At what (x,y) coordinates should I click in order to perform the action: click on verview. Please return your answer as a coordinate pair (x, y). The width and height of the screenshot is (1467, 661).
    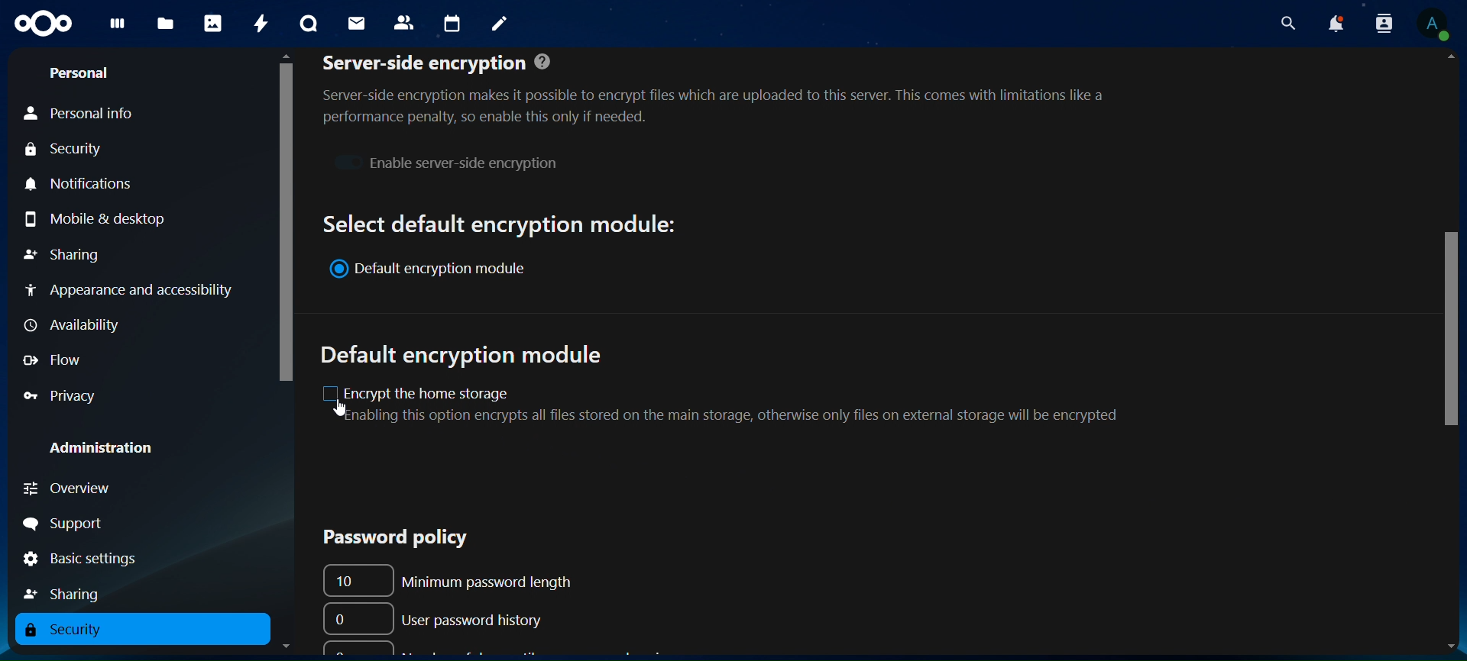
    Looking at the image, I should click on (74, 488).